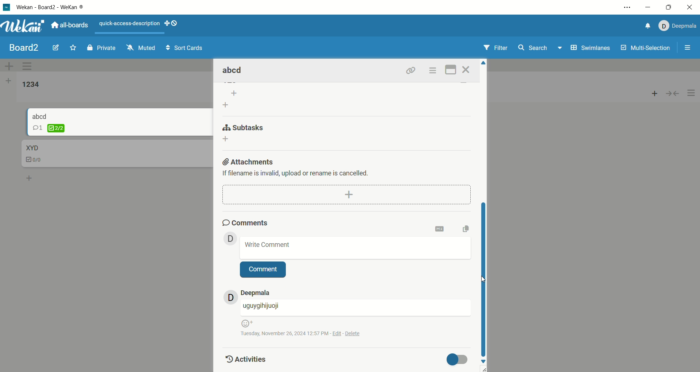 Image resolution: width=700 pixels, height=372 pixels. I want to click on add, so click(655, 92).